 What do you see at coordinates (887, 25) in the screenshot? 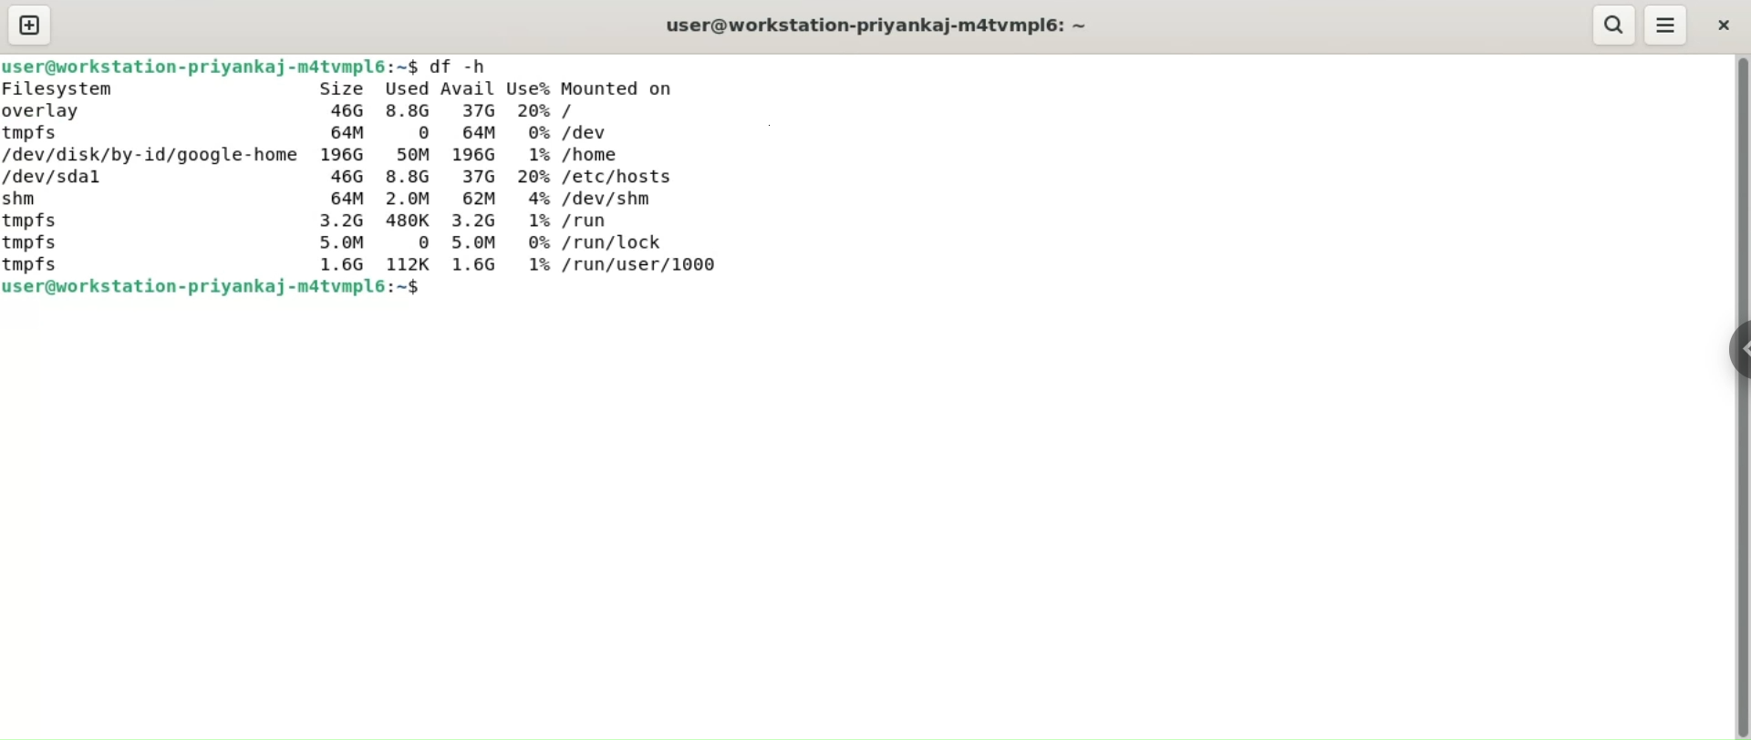
I see `user@workstation-priyankaj-m4tvmplé:~` at bounding box center [887, 25].